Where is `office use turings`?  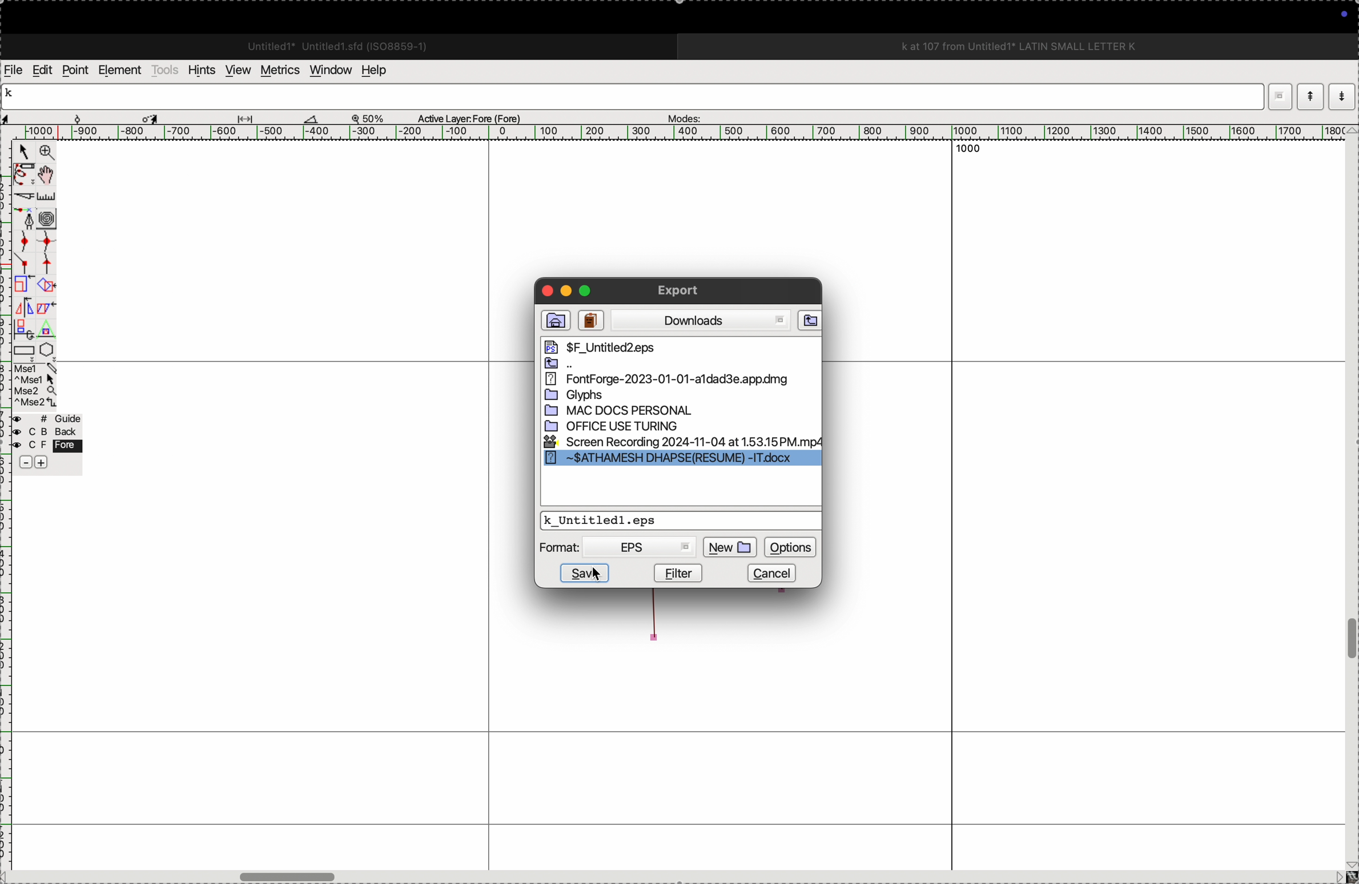 office use turings is located at coordinates (633, 426).